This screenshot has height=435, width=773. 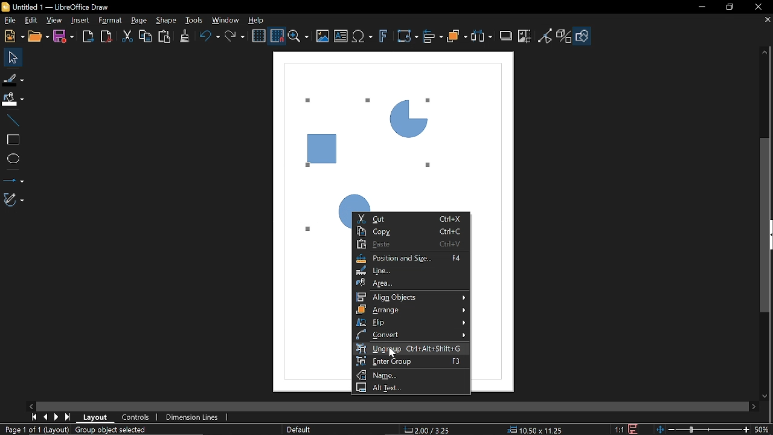 I want to click on vertical scrollbar, so click(x=767, y=225).